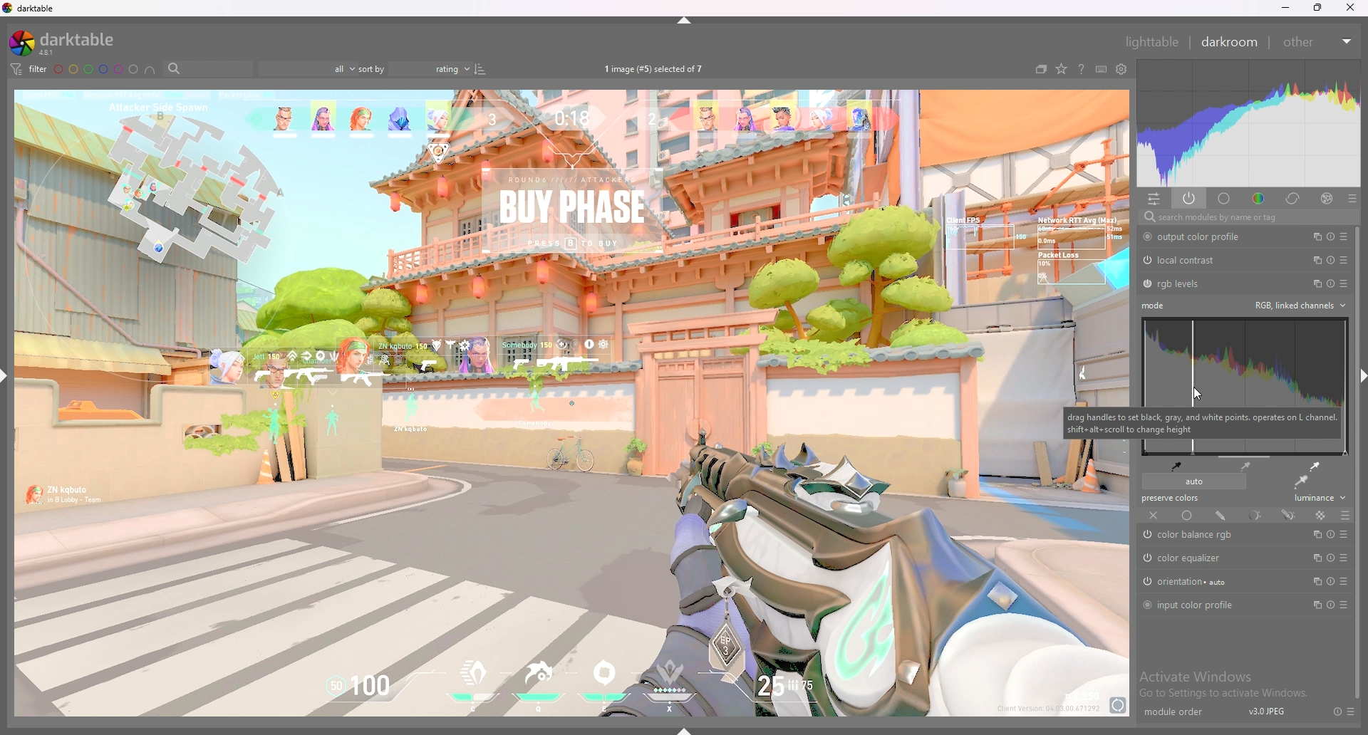 The height and width of the screenshot is (735, 1368). I want to click on darktable, so click(63, 43).